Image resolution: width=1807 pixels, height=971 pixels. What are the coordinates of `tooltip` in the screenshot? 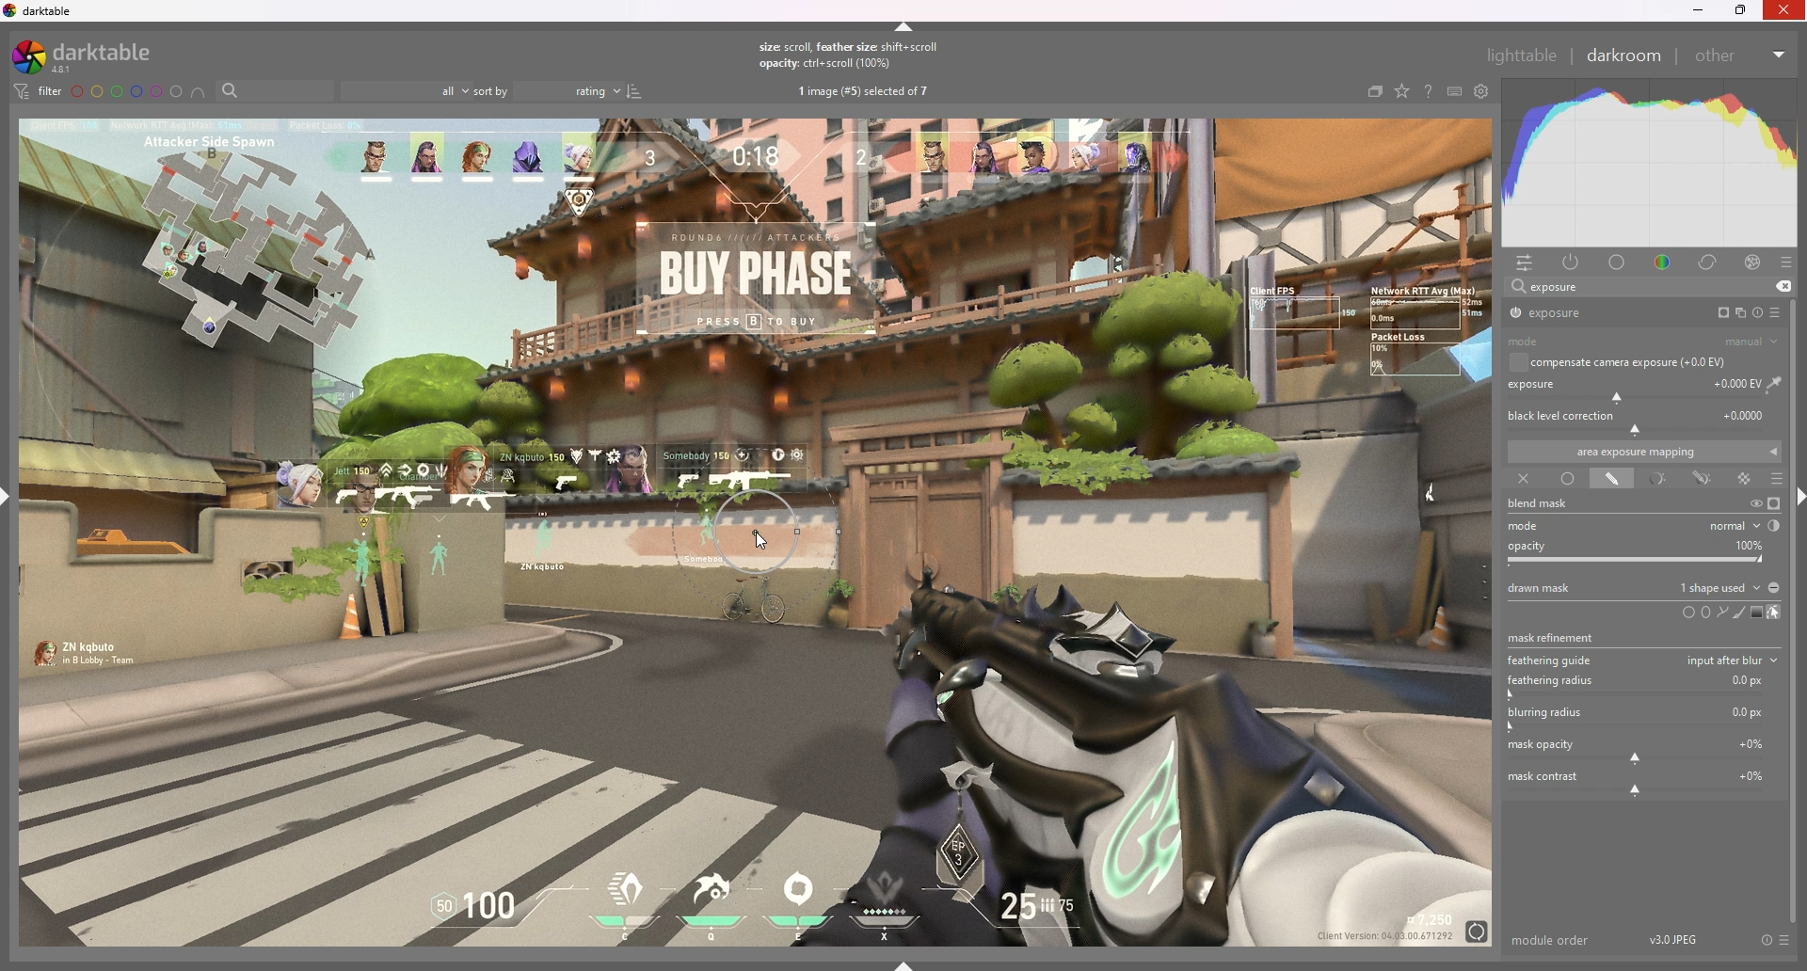 It's located at (854, 56).